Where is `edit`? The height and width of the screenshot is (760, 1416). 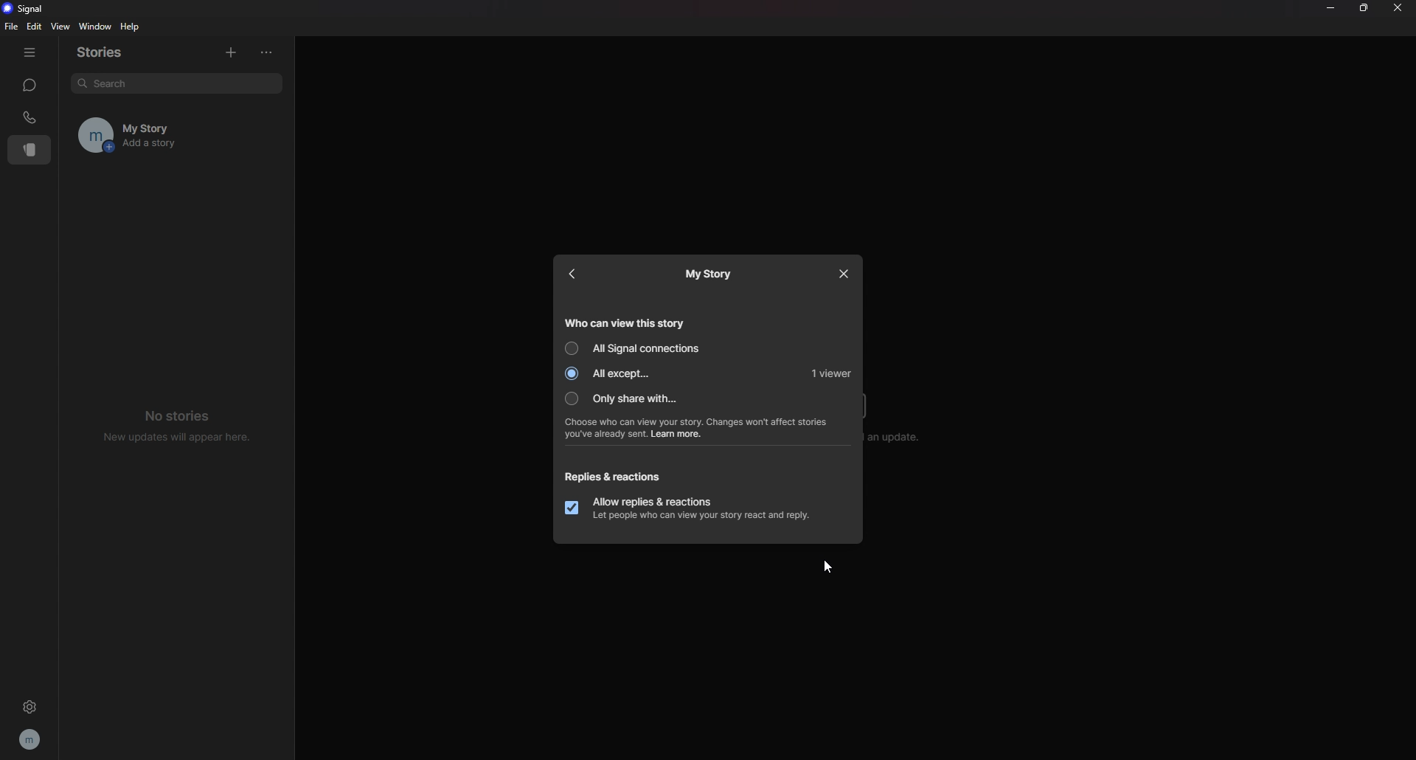
edit is located at coordinates (34, 27).